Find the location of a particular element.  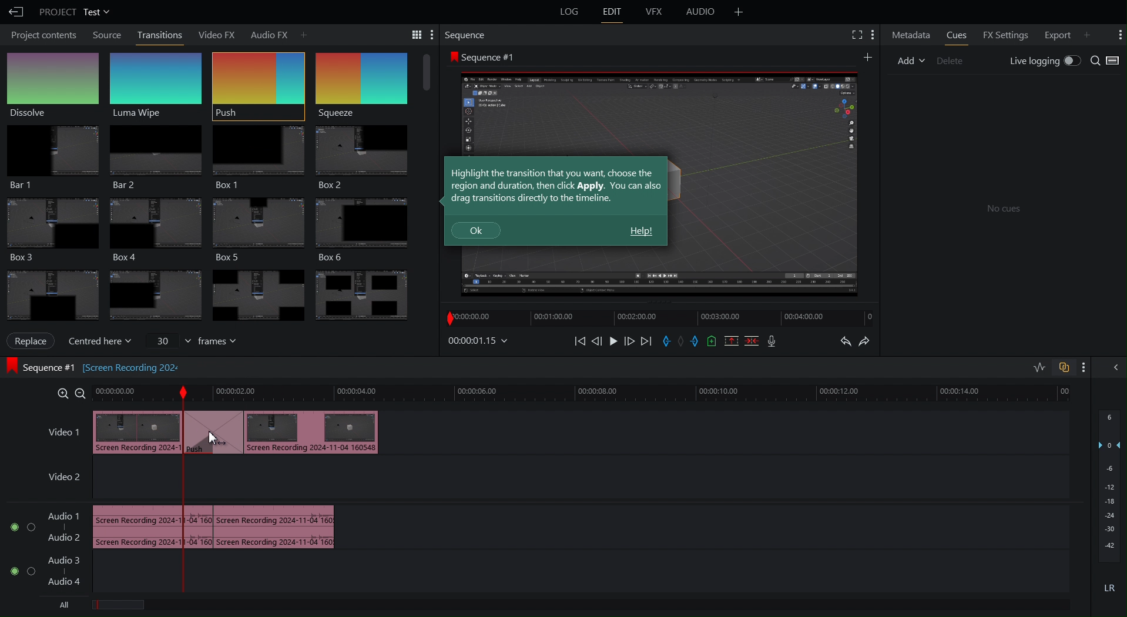

Sequence #1 [Screen recording 202] is located at coordinates (39, 367).